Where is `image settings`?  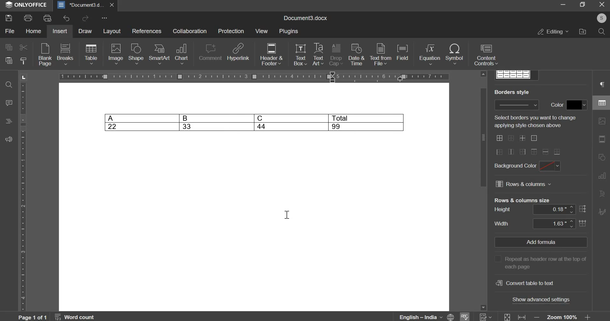 image settings is located at coordinates (602, 121).